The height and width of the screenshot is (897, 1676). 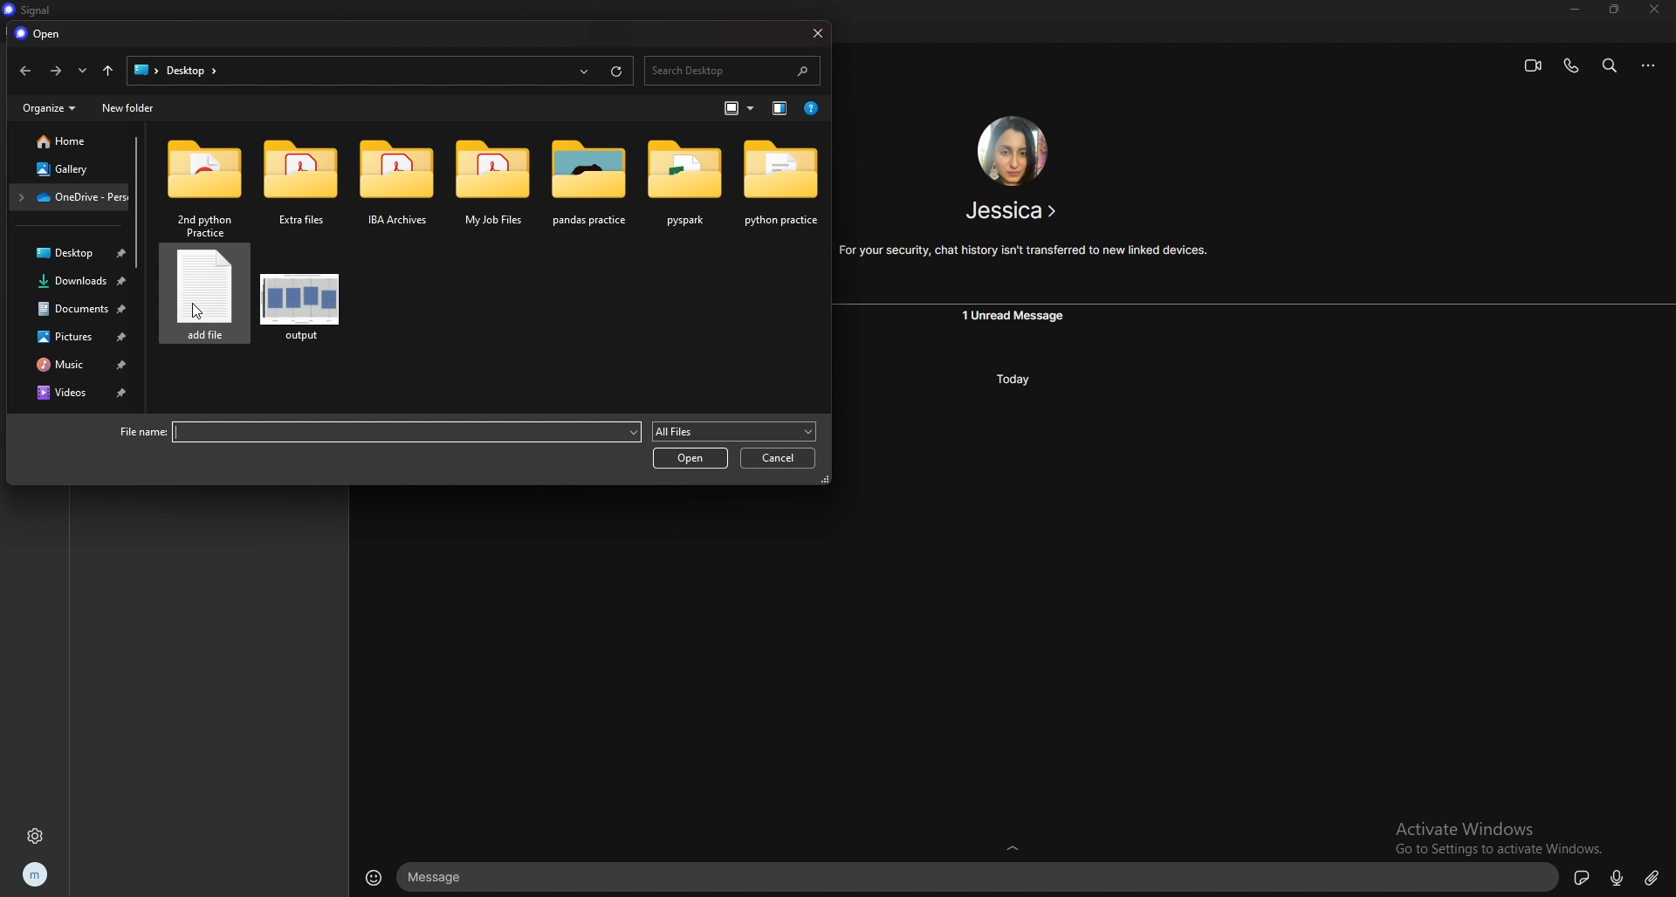 What do you see at coordinates (301, 188) in the screenshot?
I see `folder` at bounding box center [301, 188].